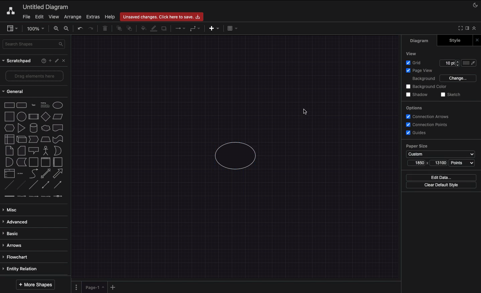  What do you see at coordinates (110, 16) in the screenshot?
I see `Help` at bounding box center [110, 16].